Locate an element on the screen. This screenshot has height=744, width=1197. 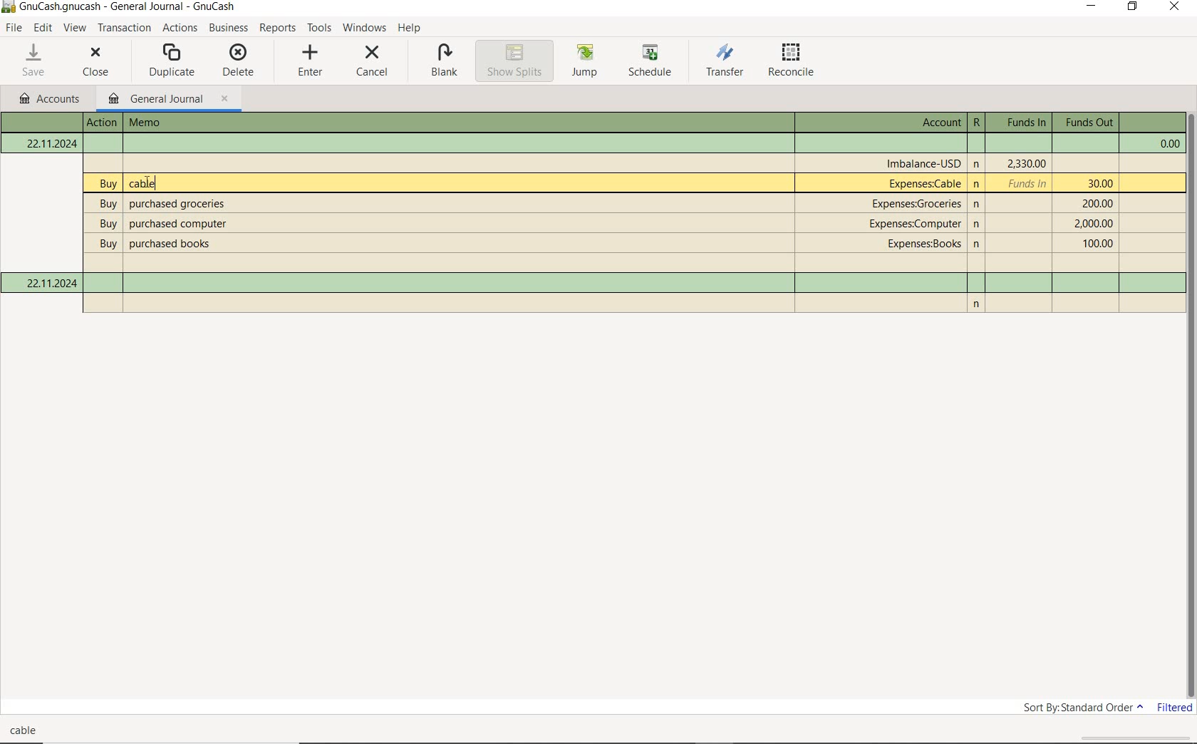
filtered is located at coordinates (1175, 708).